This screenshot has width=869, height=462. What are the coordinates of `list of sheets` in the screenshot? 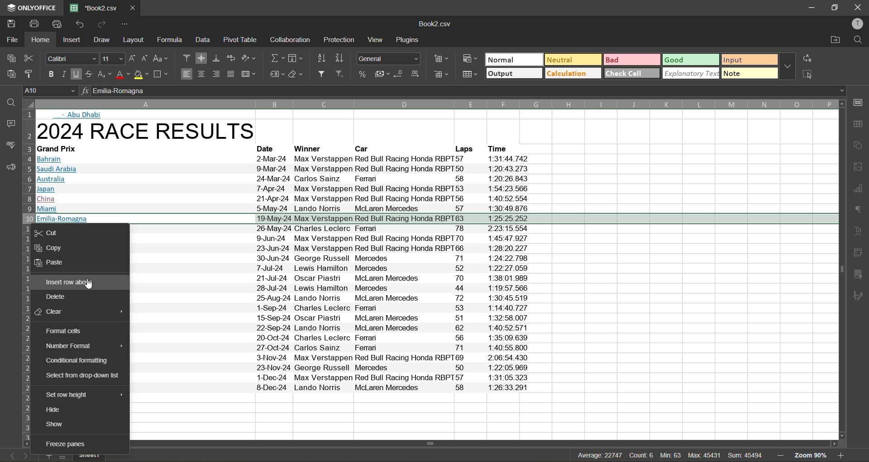 It's located at (62, 455).